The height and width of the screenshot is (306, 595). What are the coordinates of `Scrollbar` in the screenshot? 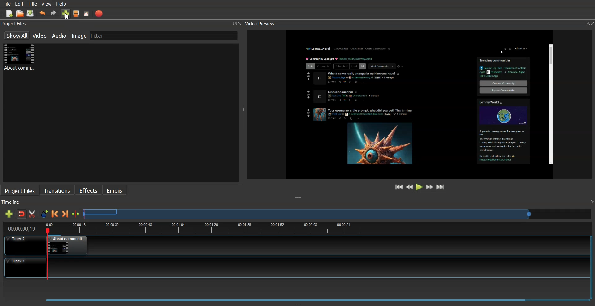 It's located at (550, 105).